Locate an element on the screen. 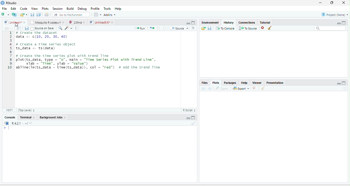 The height and width of the screenshot is (186, 350). Remove current plot is located at coordinates (255, 88).